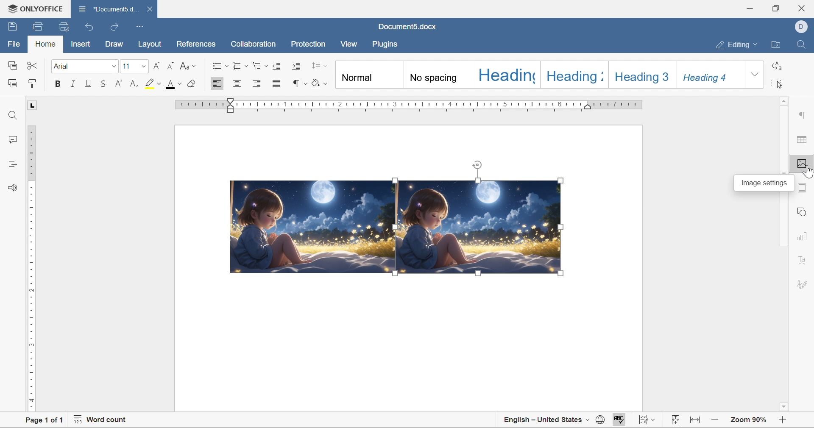 The height and width of the screenshot is (428, 814). I want to click on fit to page, so click(676, 420).